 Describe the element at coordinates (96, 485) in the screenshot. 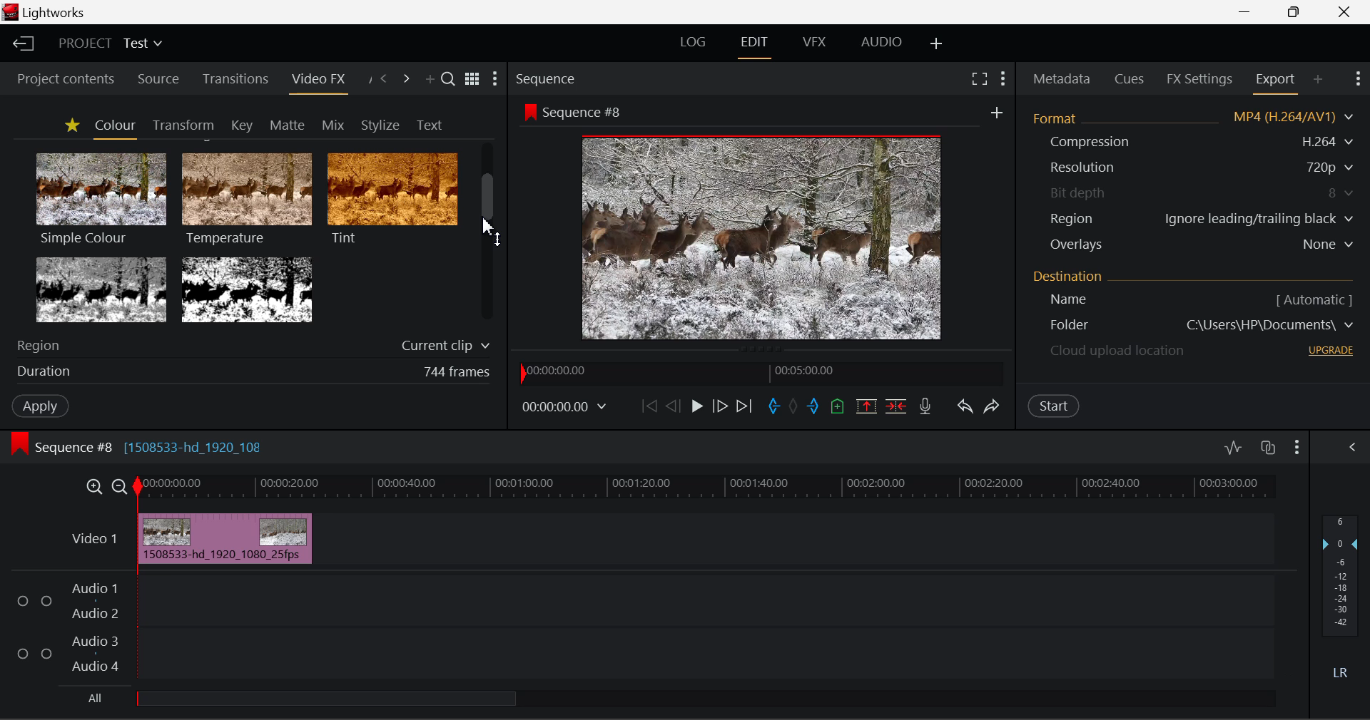

I see `Timeline Zoom In` at that location.